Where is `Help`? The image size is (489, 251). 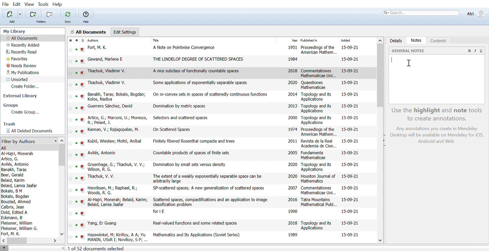 Help is located at coordinates (86, 14).